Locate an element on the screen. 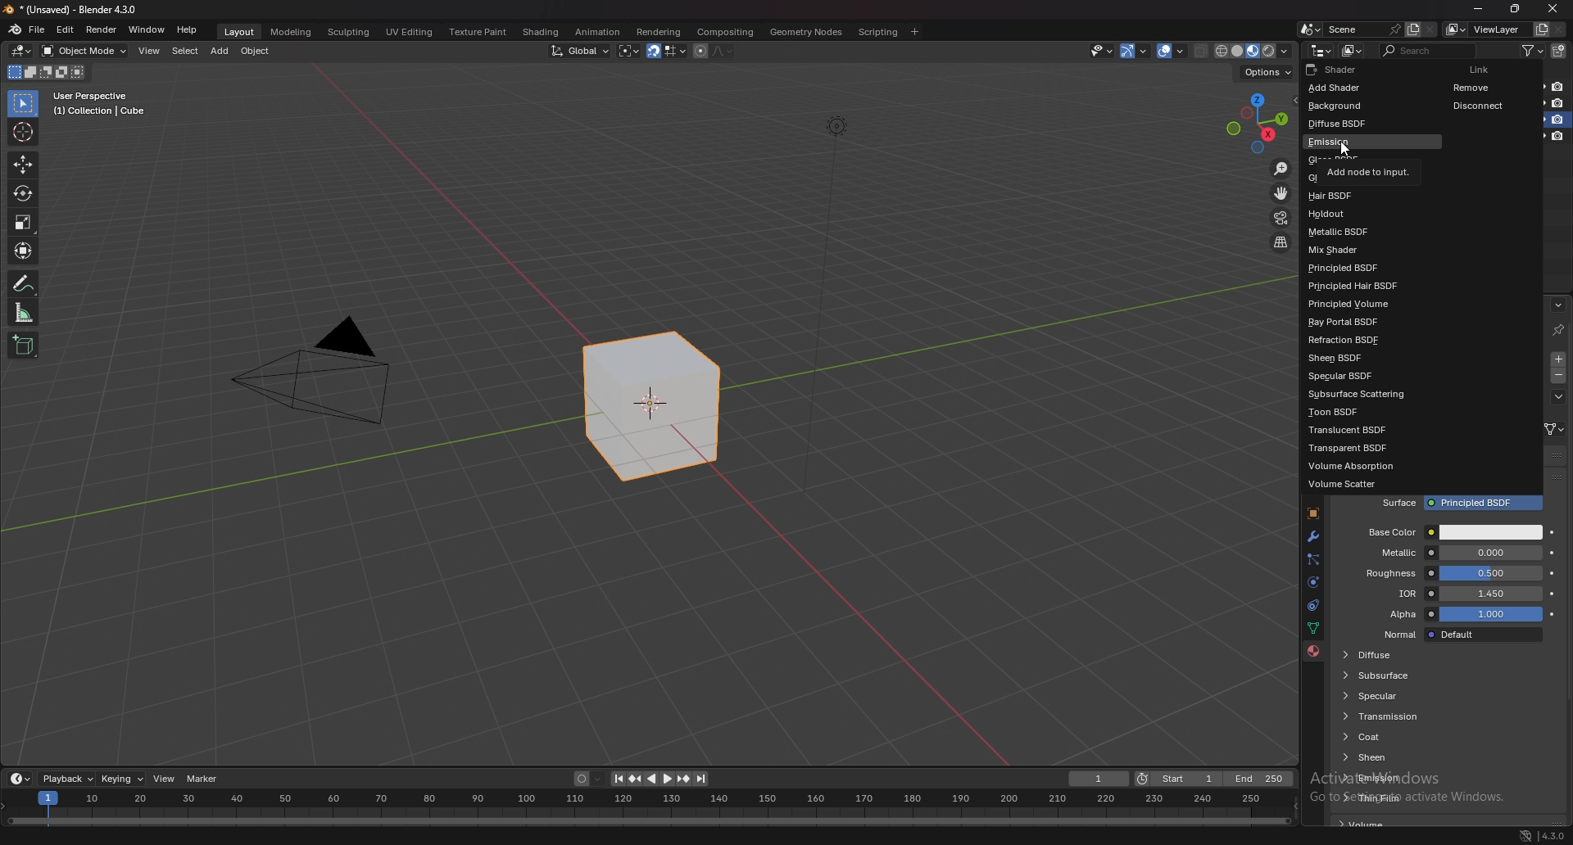  link is located at coordinates (1486, 69).